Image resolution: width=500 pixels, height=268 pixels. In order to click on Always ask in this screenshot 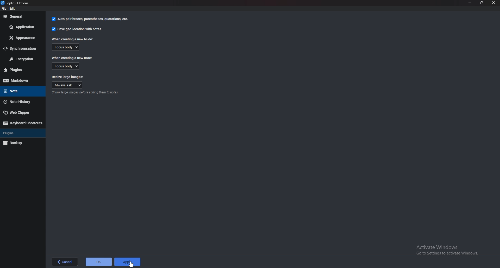, I will do `click(68, 85)`.